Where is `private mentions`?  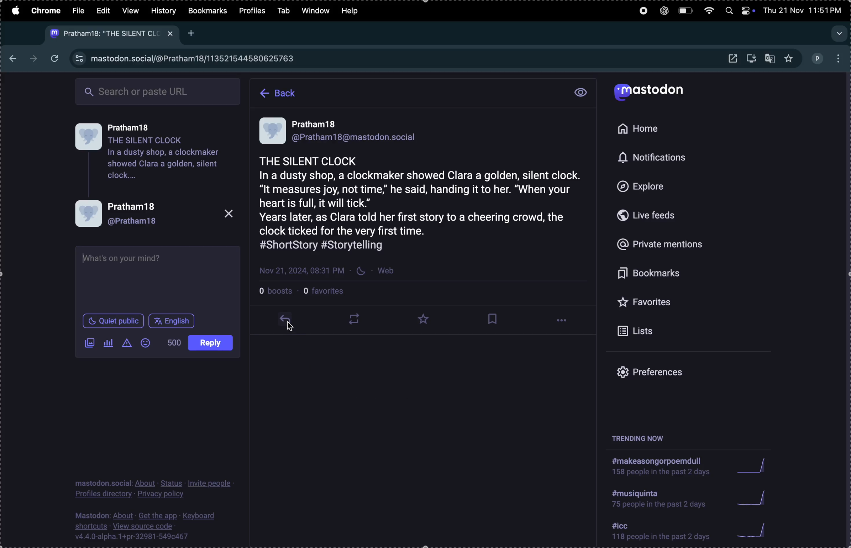 private mentions is located at coordinates (670, 246).